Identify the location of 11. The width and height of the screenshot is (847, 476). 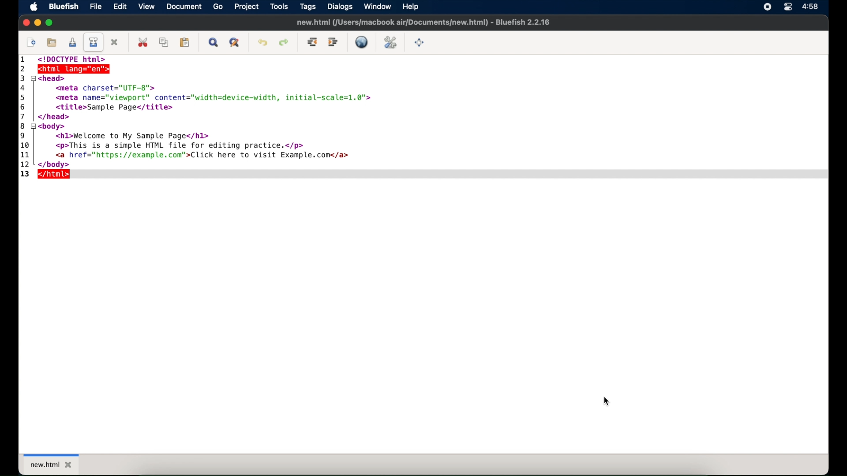
(26, 155).